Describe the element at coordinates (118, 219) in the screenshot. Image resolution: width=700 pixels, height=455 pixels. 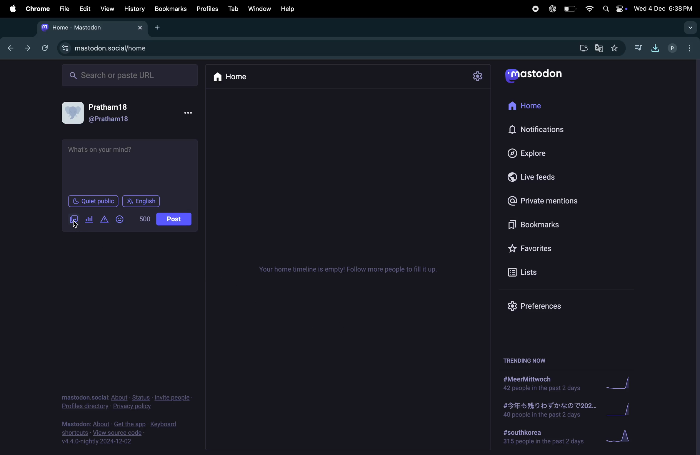
I see `Emoji` at that location.